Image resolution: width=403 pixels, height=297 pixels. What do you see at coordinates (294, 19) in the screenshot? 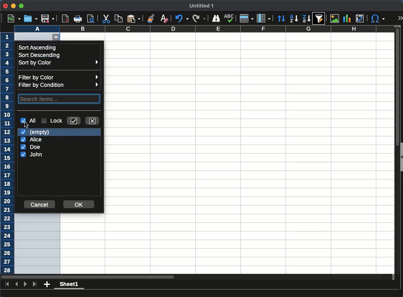
I see `ascending` at bounding box center [294, 19].